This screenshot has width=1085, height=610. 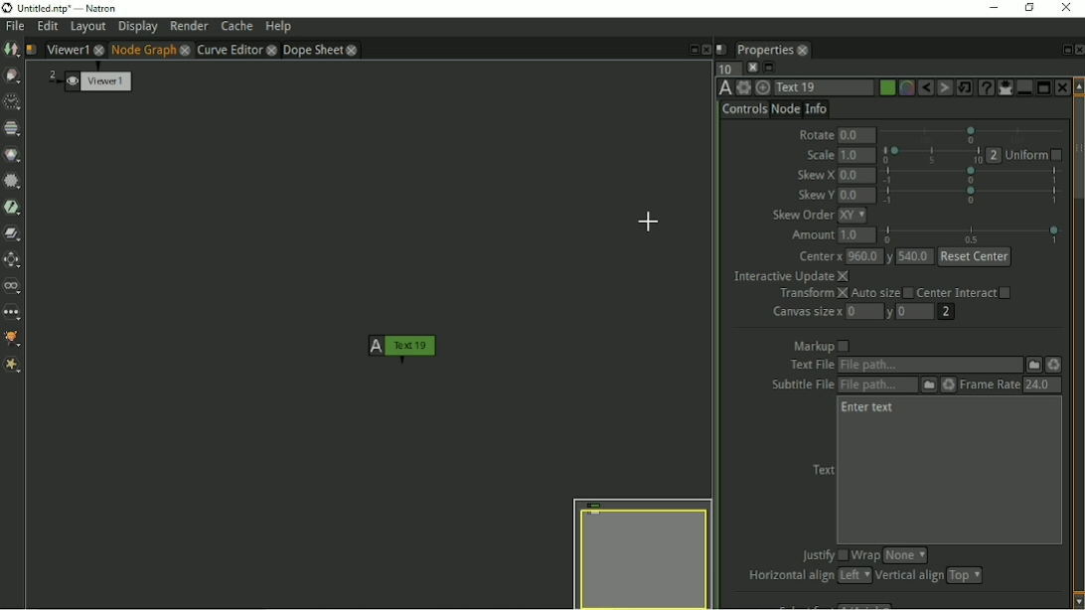 What do you see at coordinates (917, 256) in the screenshot?
I see `540` at bounding box center [917, 256].